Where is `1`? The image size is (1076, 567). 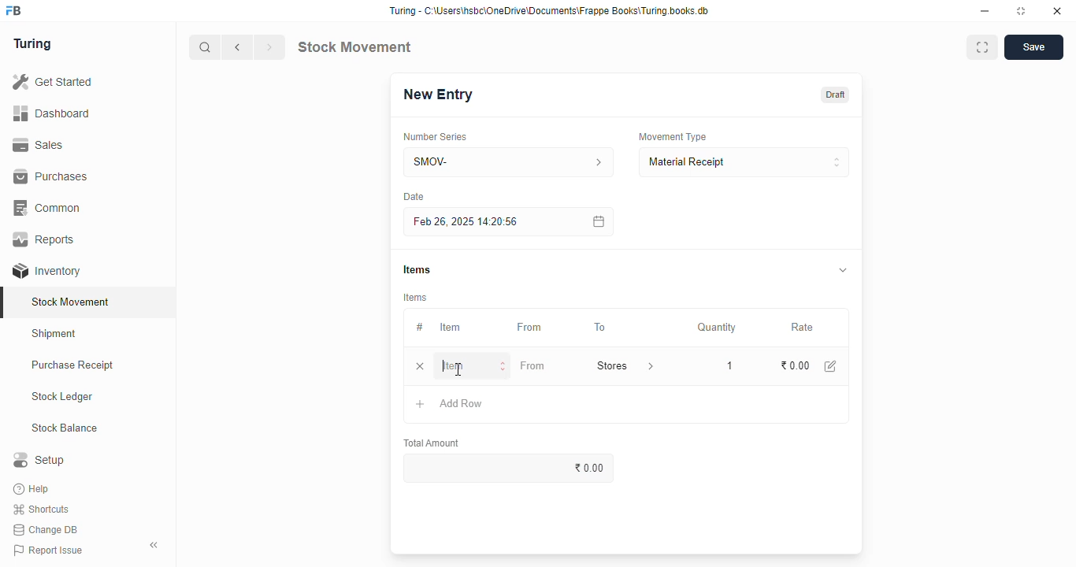 1 is located at coordinates (726, 365).